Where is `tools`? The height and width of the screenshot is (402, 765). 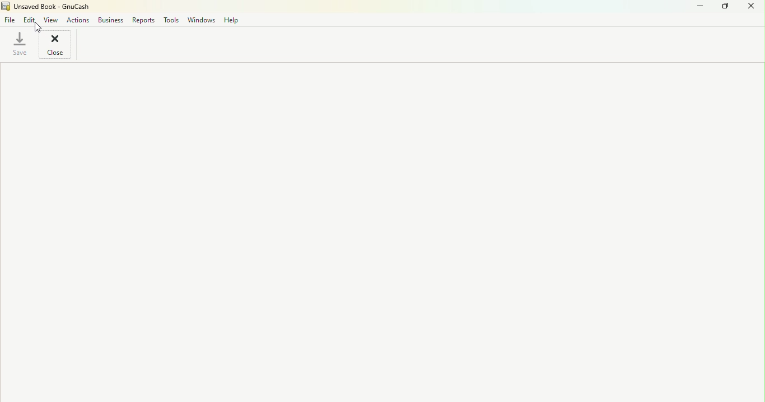
tools is located at coordinates (172, 21).